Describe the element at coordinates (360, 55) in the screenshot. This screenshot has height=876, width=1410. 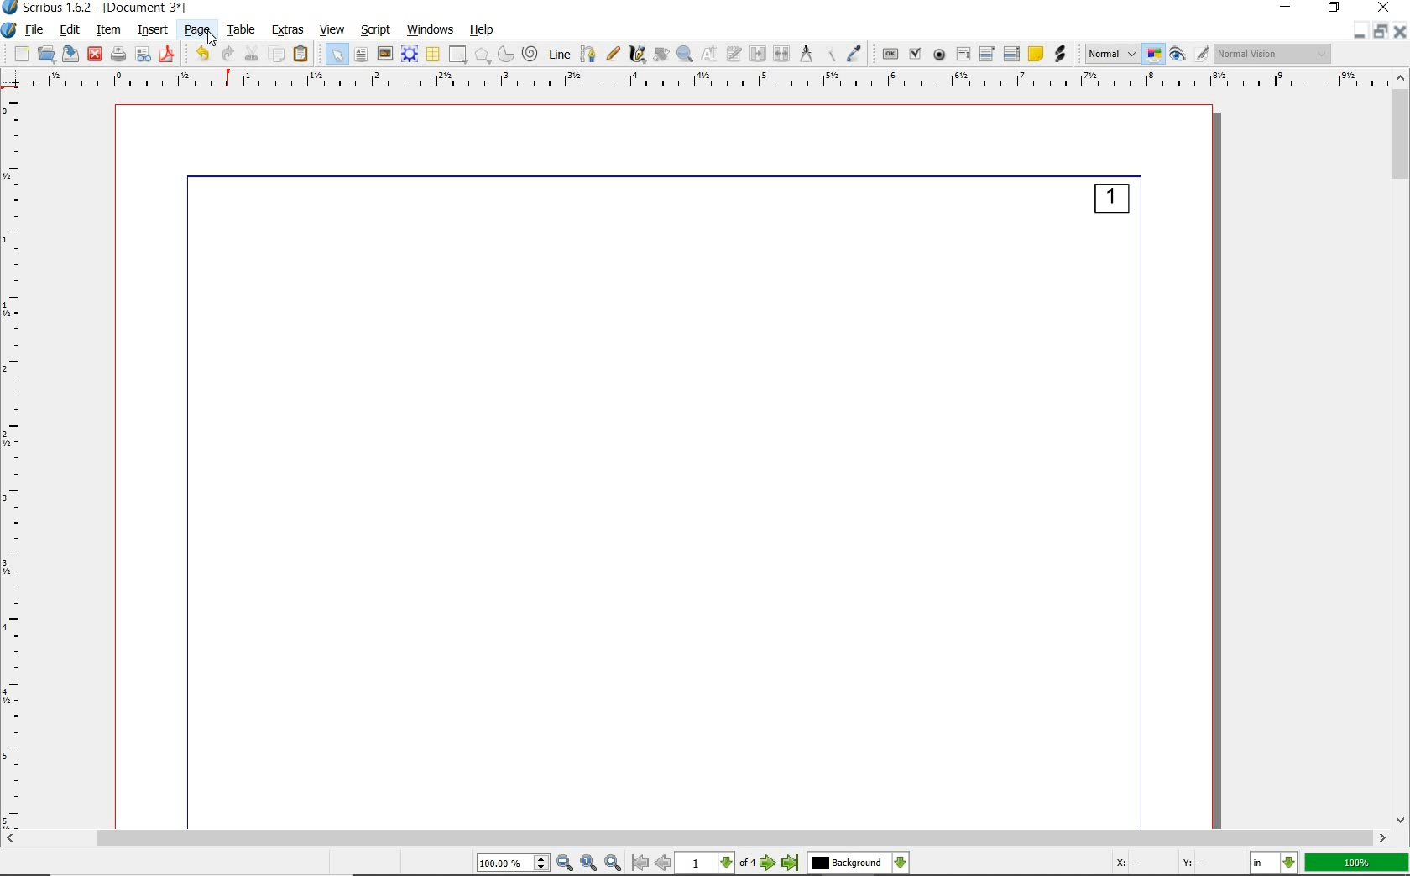
I see `text frame` at that location.